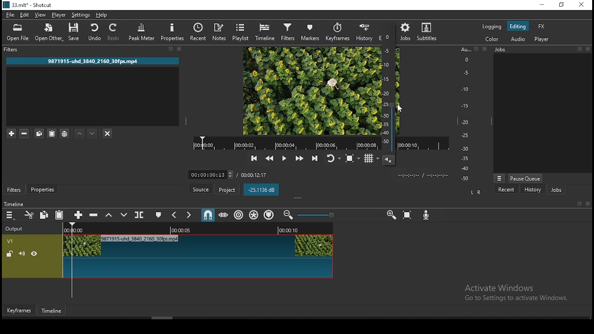 This screenshot has height=334, width=594. I want to click on paste, so click(59, 214).